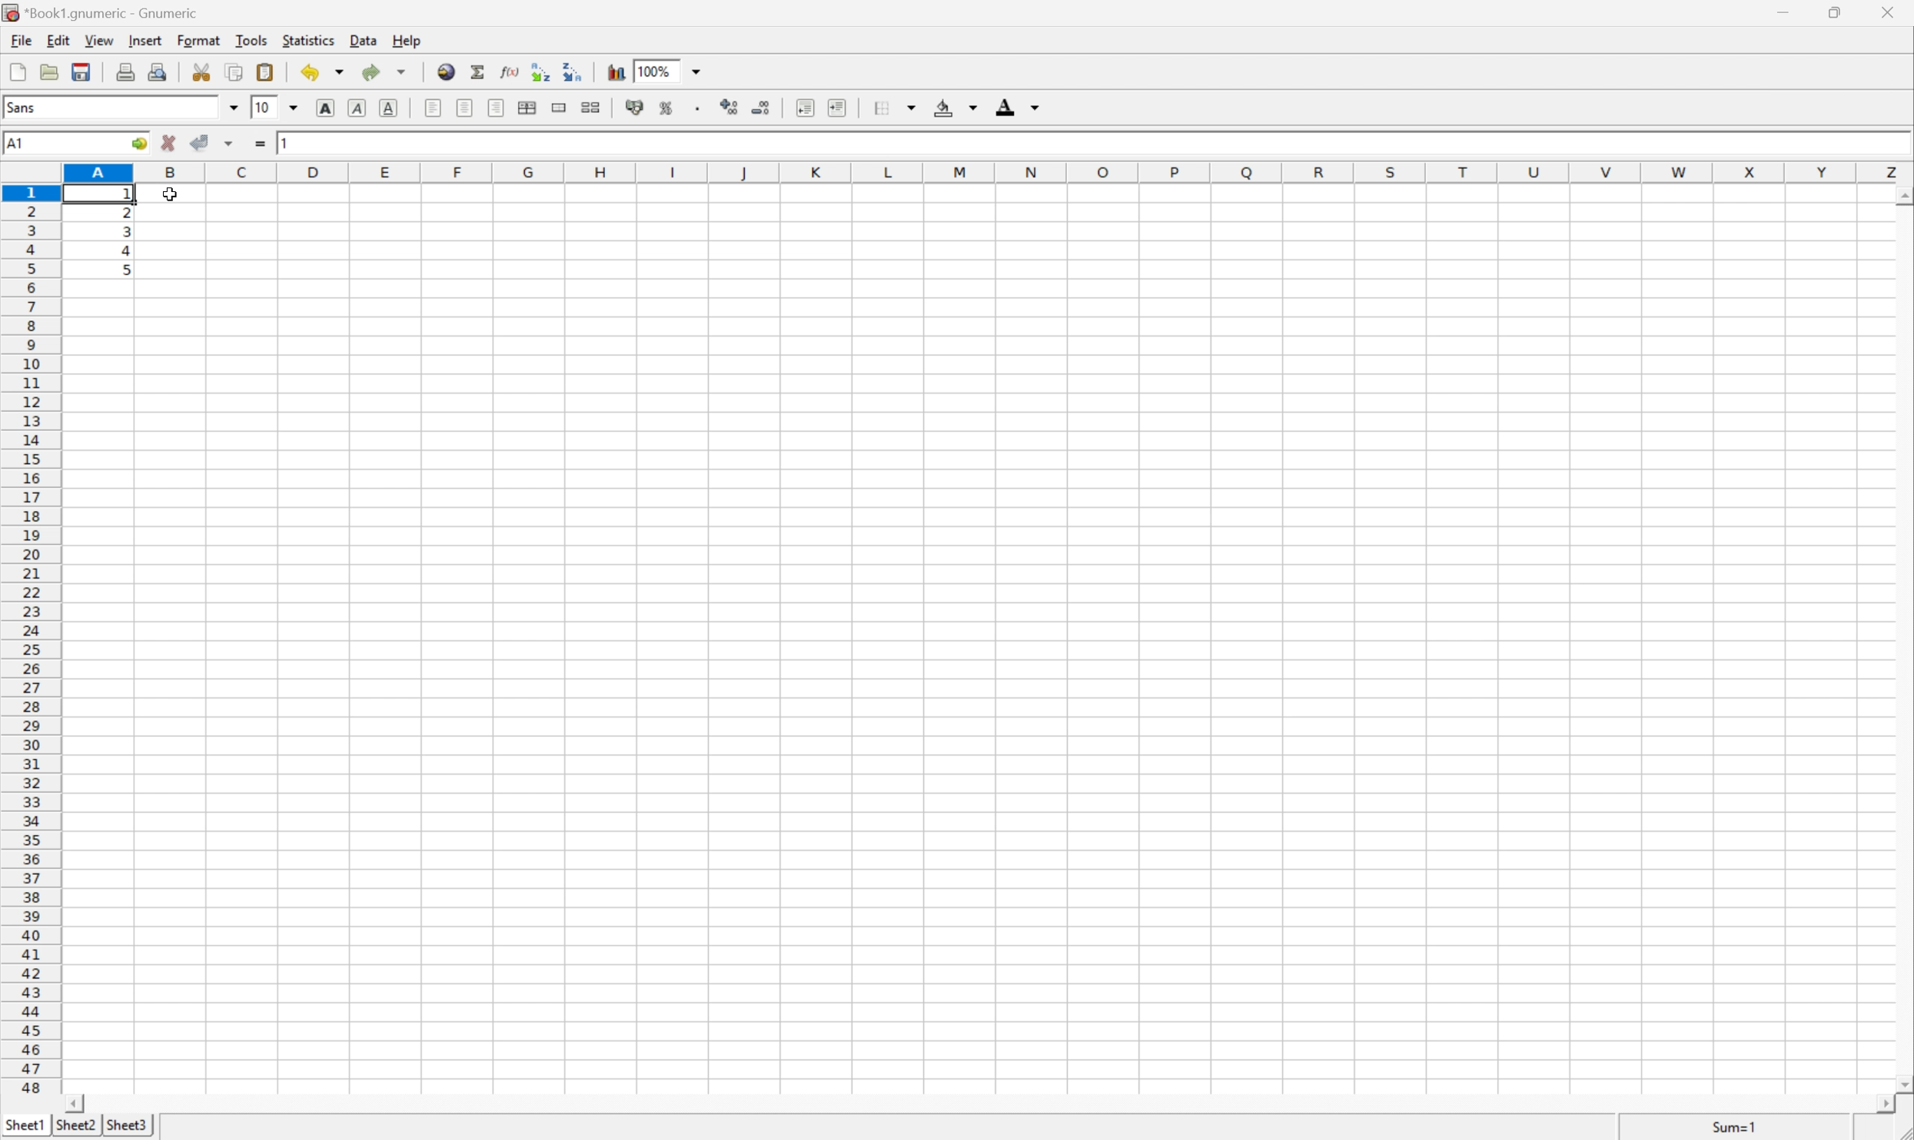 The width and height of the screenshot is (1914, 1140). I want to click on Undo, so click(324, 71).